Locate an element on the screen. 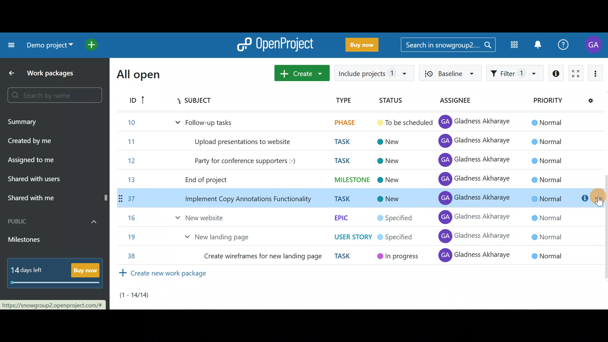 This screenshot has height=342, width=608. Include projects is located at coordinates (373, 73).